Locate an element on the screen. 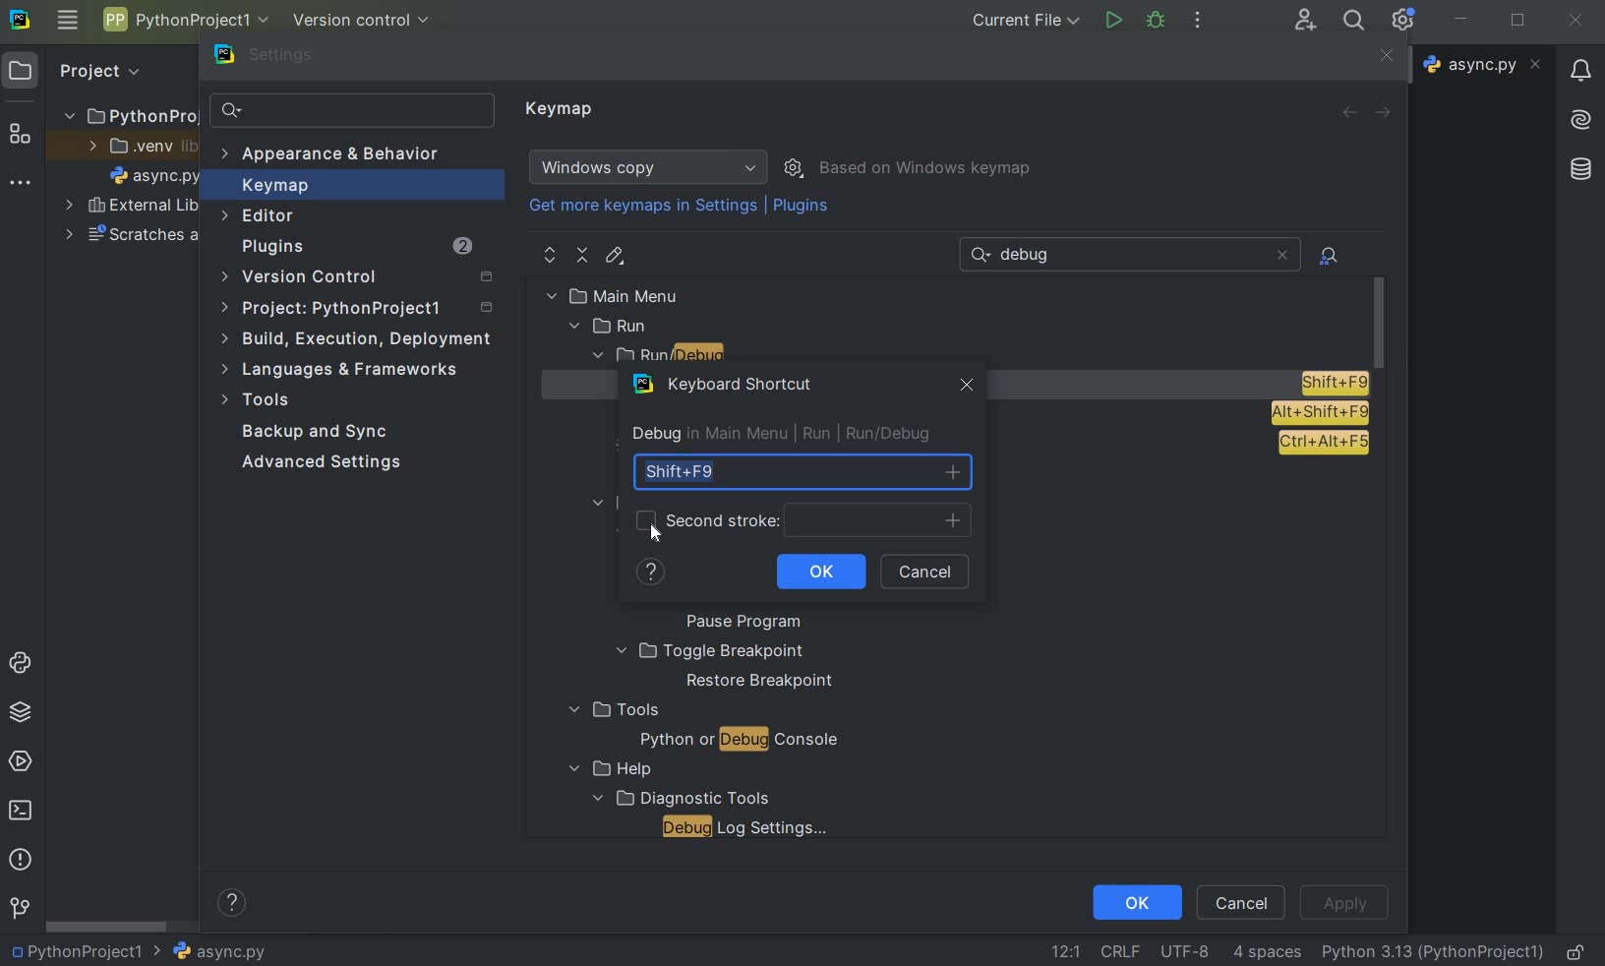 The width and height of the screenshot is (1605, 966). collapse all is located at coordinates (583, 256).